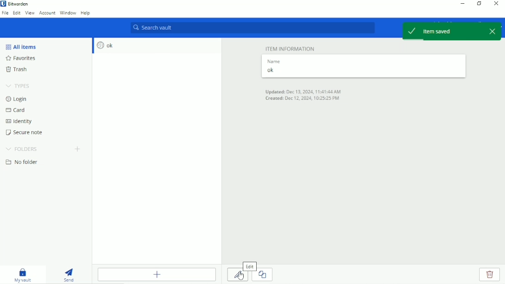 The height and width of the screenshot is (284, 505). What do you see at coordinates (70, 273) in the screenshot?
I see `Send` at bounding box center [70, 273].